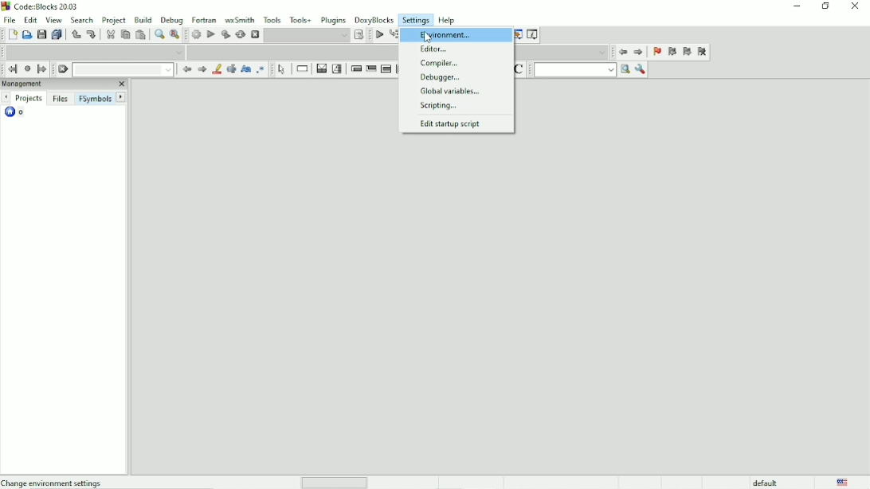 Image resolution: width=870 pixels, height=489 pixels. I want to click on Change environment settings, so click(54, 482).